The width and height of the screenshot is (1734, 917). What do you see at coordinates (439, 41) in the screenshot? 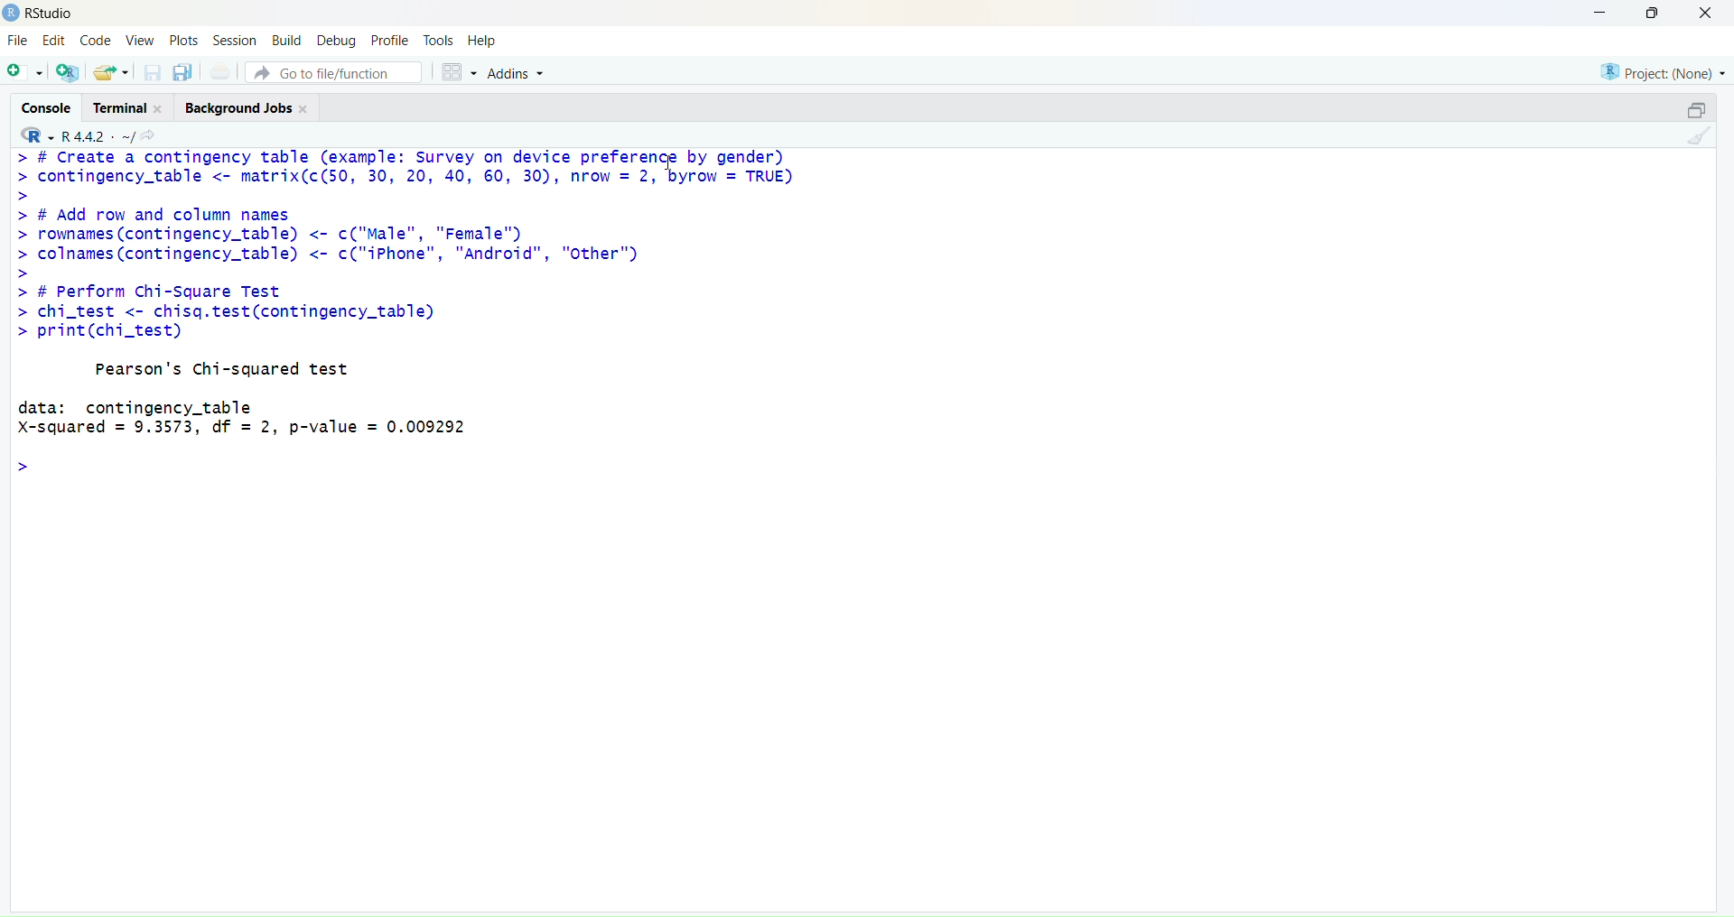
I see `Tools` at bounding box center [439, 41].